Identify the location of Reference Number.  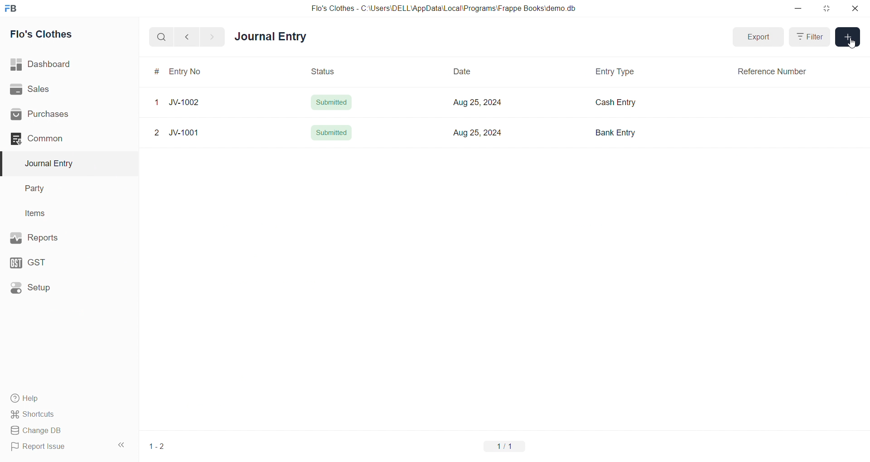
(773, 71).